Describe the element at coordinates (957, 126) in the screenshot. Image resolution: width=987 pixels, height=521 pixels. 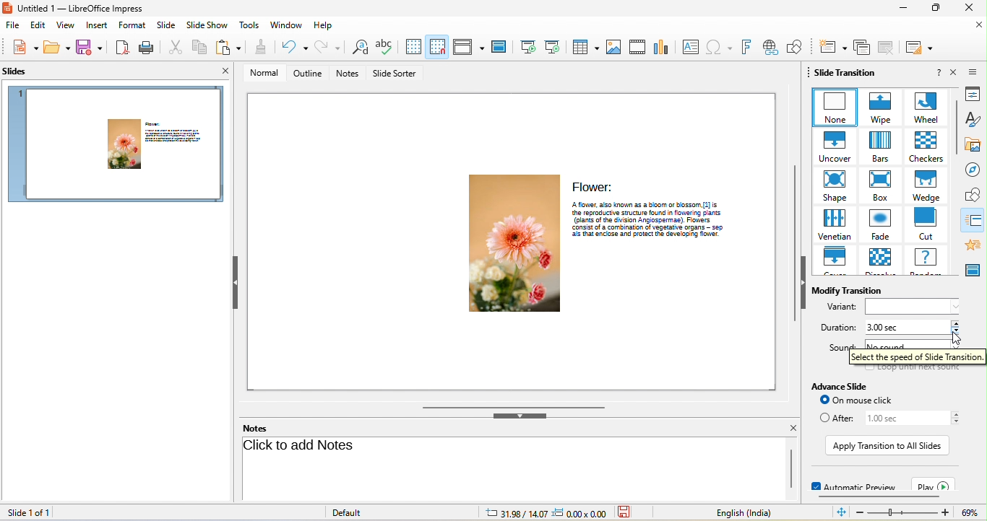
I see `vertical scroll bar` at that location.